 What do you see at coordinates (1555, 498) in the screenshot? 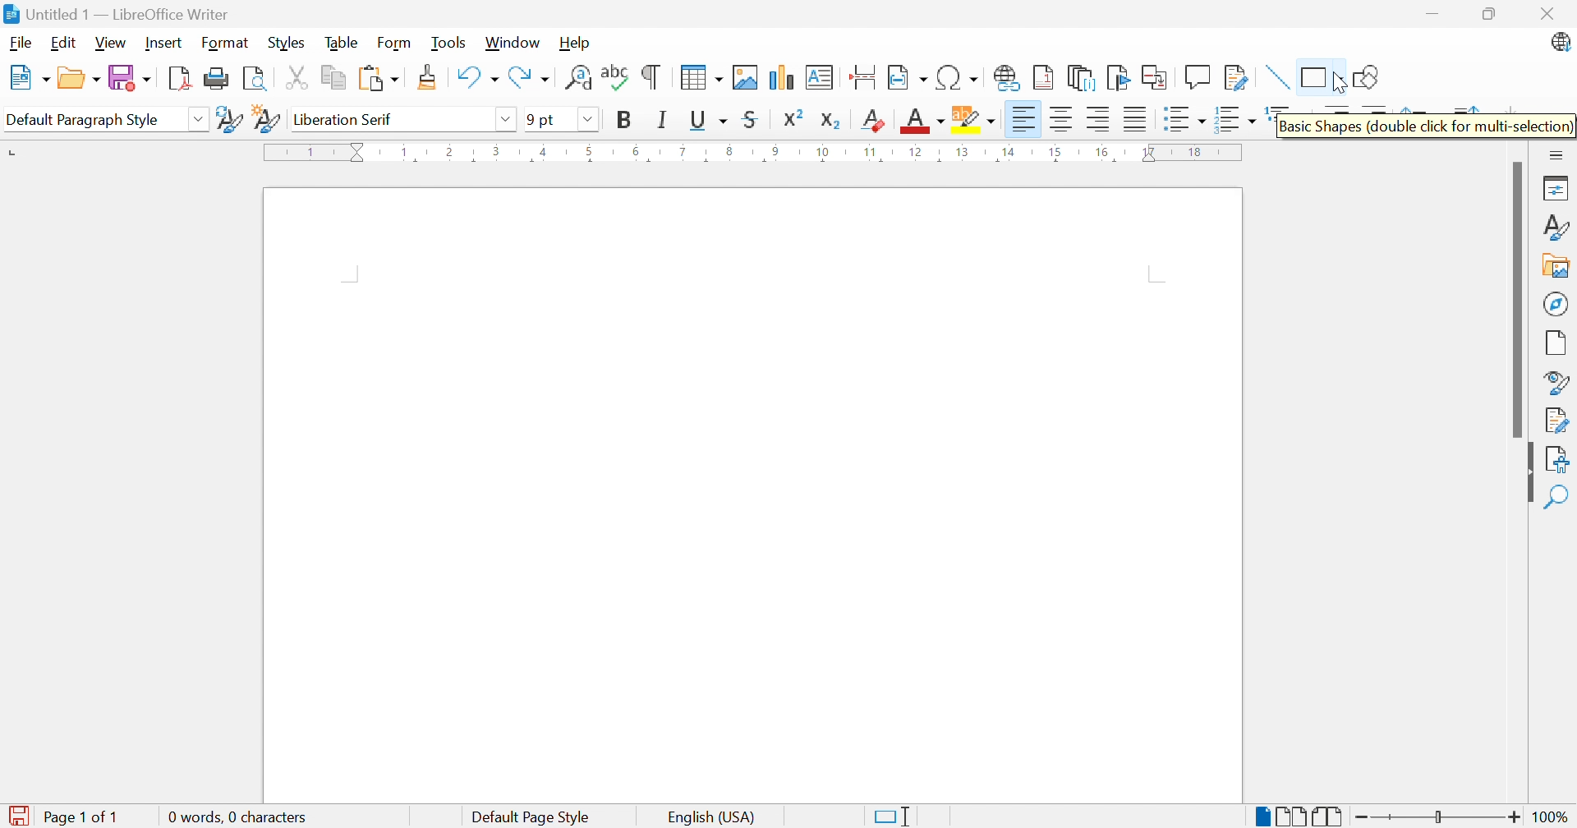
I see `Find` at bounding box center [1555, 498].